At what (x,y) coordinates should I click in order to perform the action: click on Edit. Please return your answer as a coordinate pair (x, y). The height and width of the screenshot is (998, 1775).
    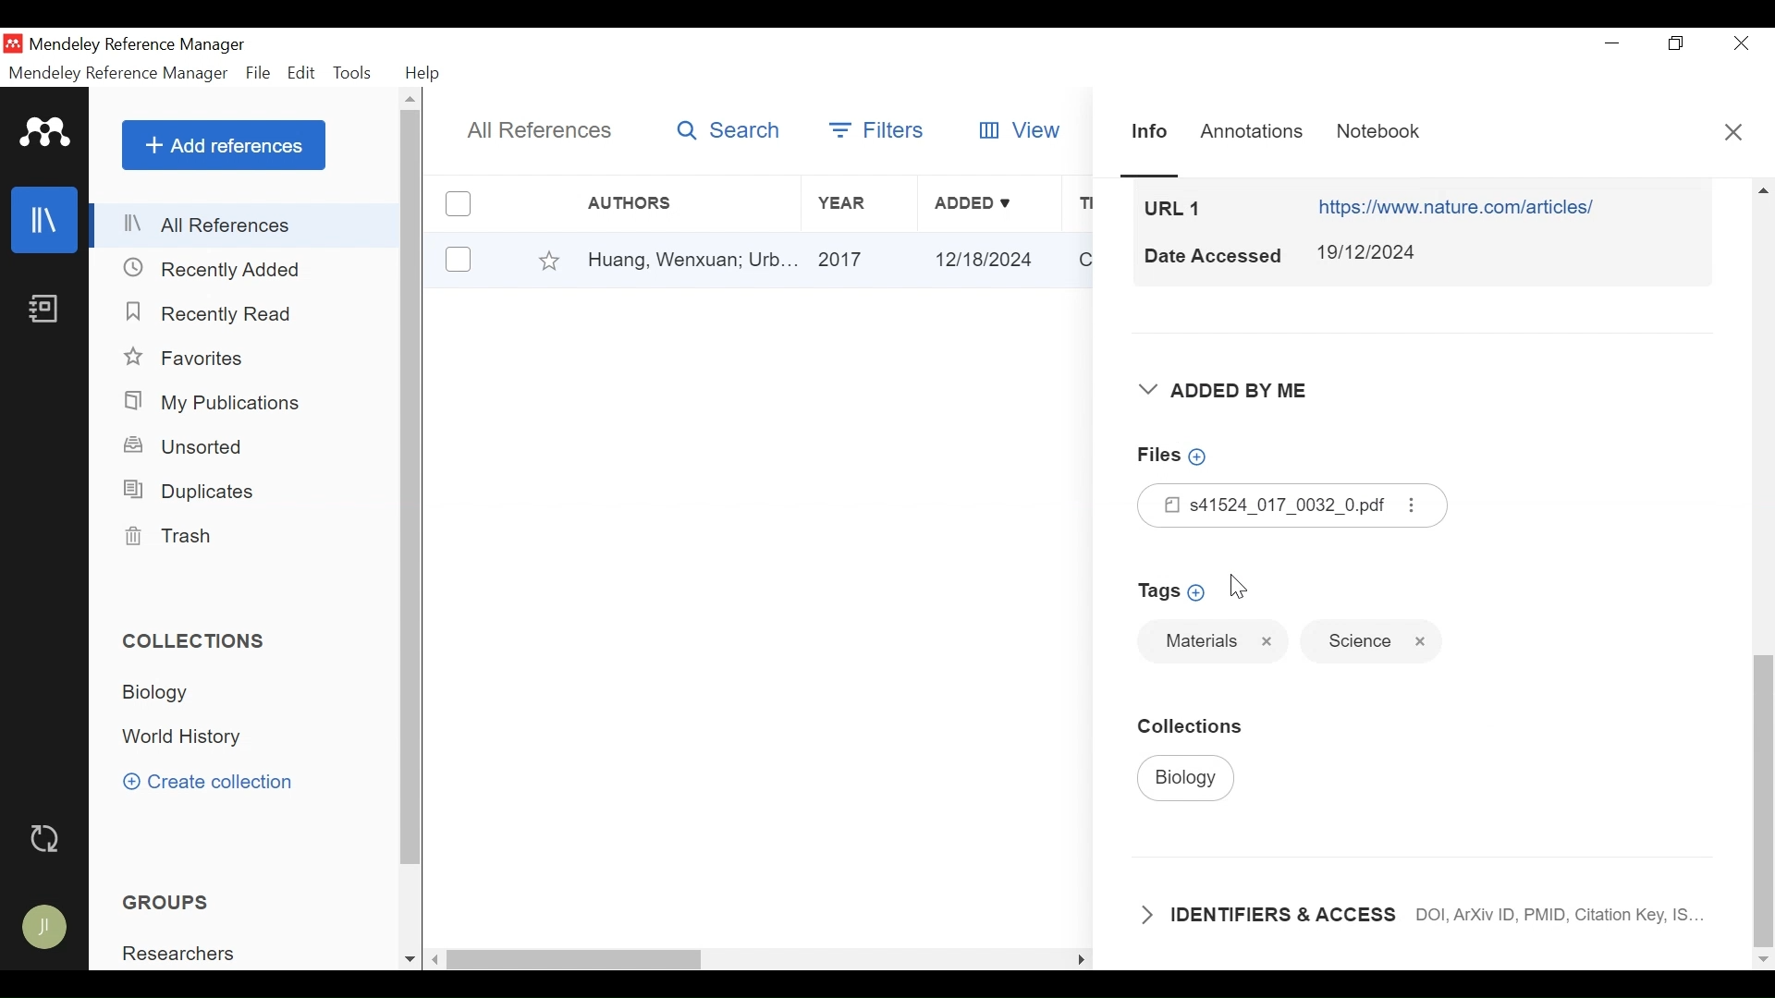
    Looking at the image, I should click on (302, 74).